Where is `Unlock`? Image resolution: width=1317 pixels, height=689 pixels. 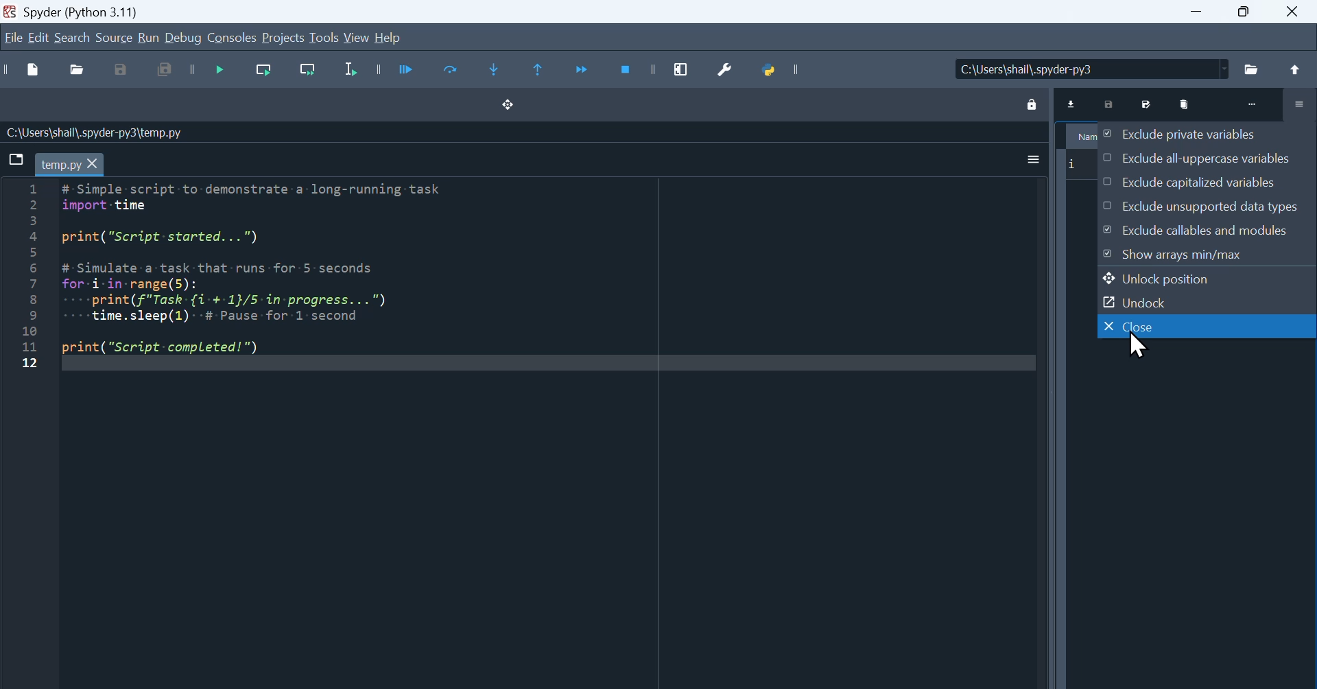
Unlock is located at coordinates (1207, 301).